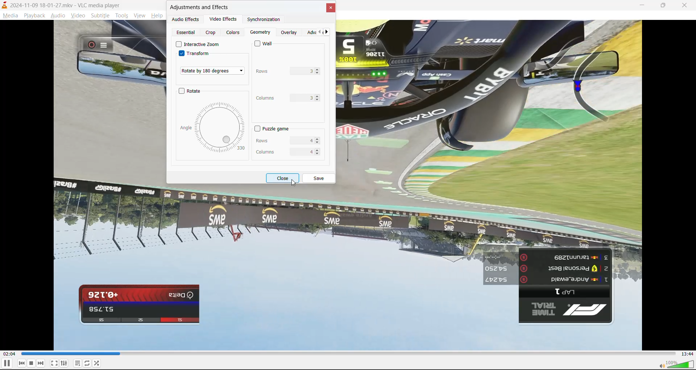  What do you see at coordinates (32, 363) in the screenshot?
I see `stop` at bounding box center [32, 363].